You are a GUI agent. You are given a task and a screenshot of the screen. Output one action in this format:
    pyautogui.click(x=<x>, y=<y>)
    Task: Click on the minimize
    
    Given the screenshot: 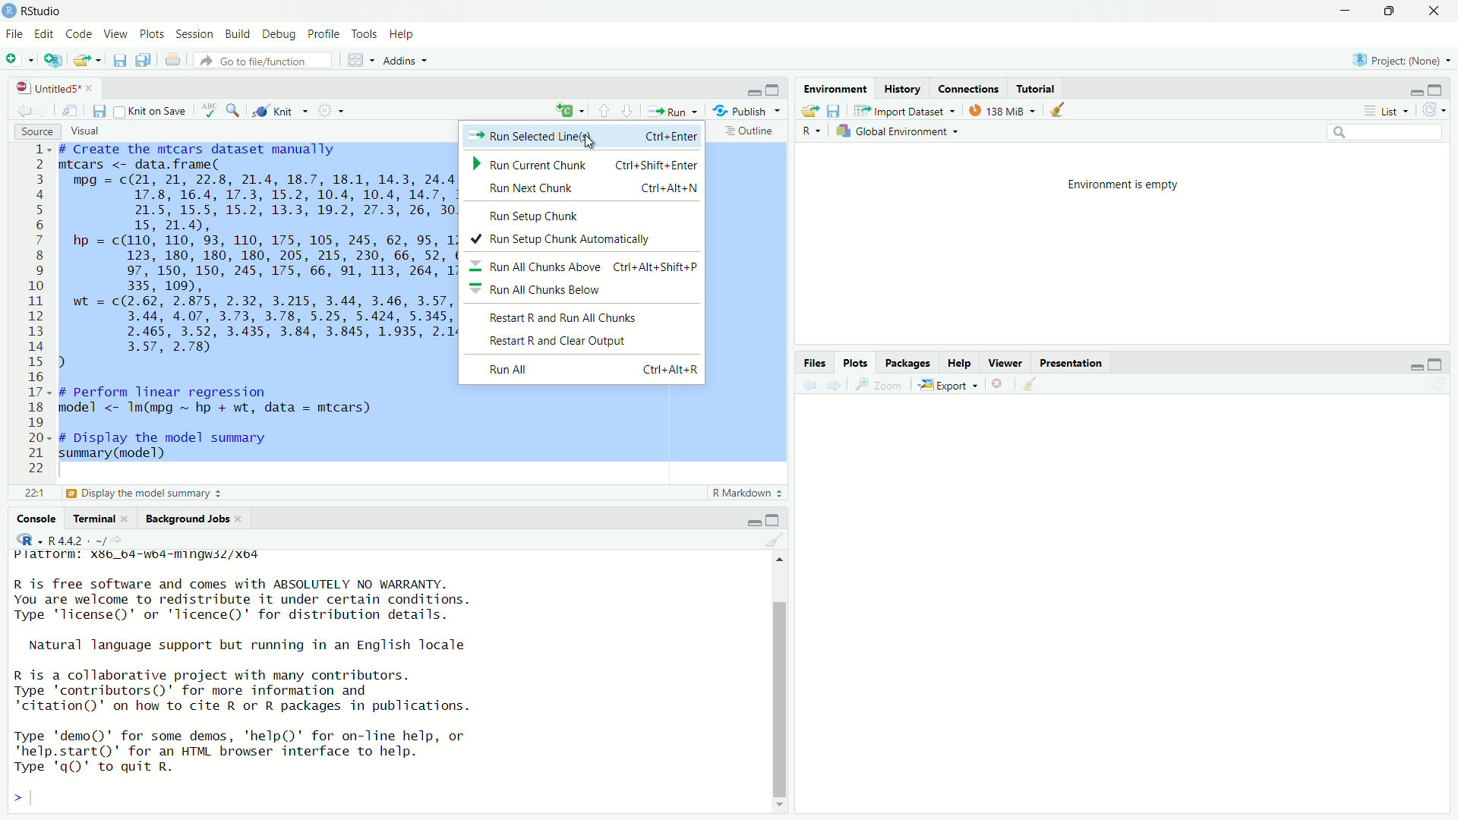 What is the action you would take?
    pyautogui.click(x=1346, y=11)
    